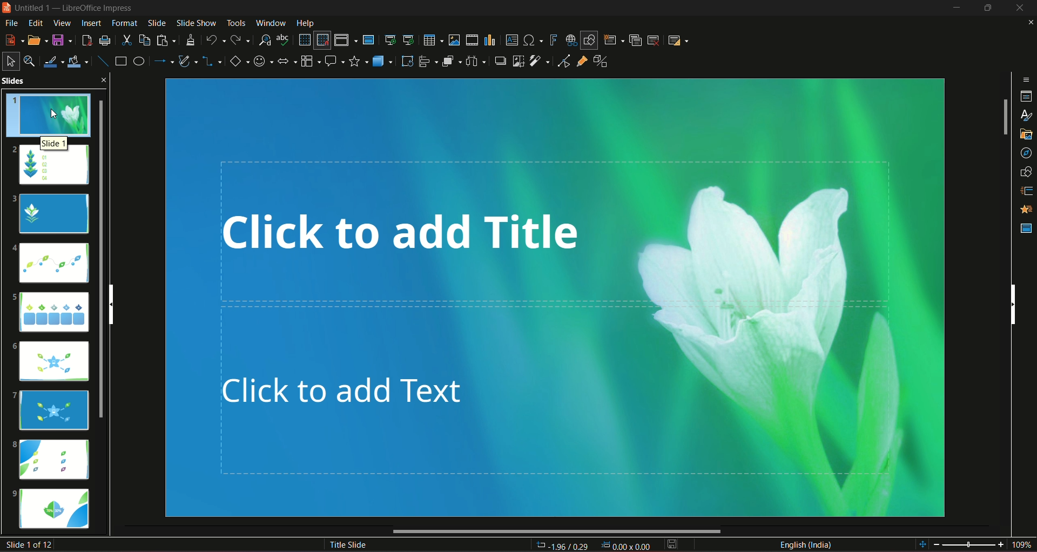  What do you see at coordinates (52, 265) in the screenshot?
I see `slide 4` at bounding box center [52, 265].